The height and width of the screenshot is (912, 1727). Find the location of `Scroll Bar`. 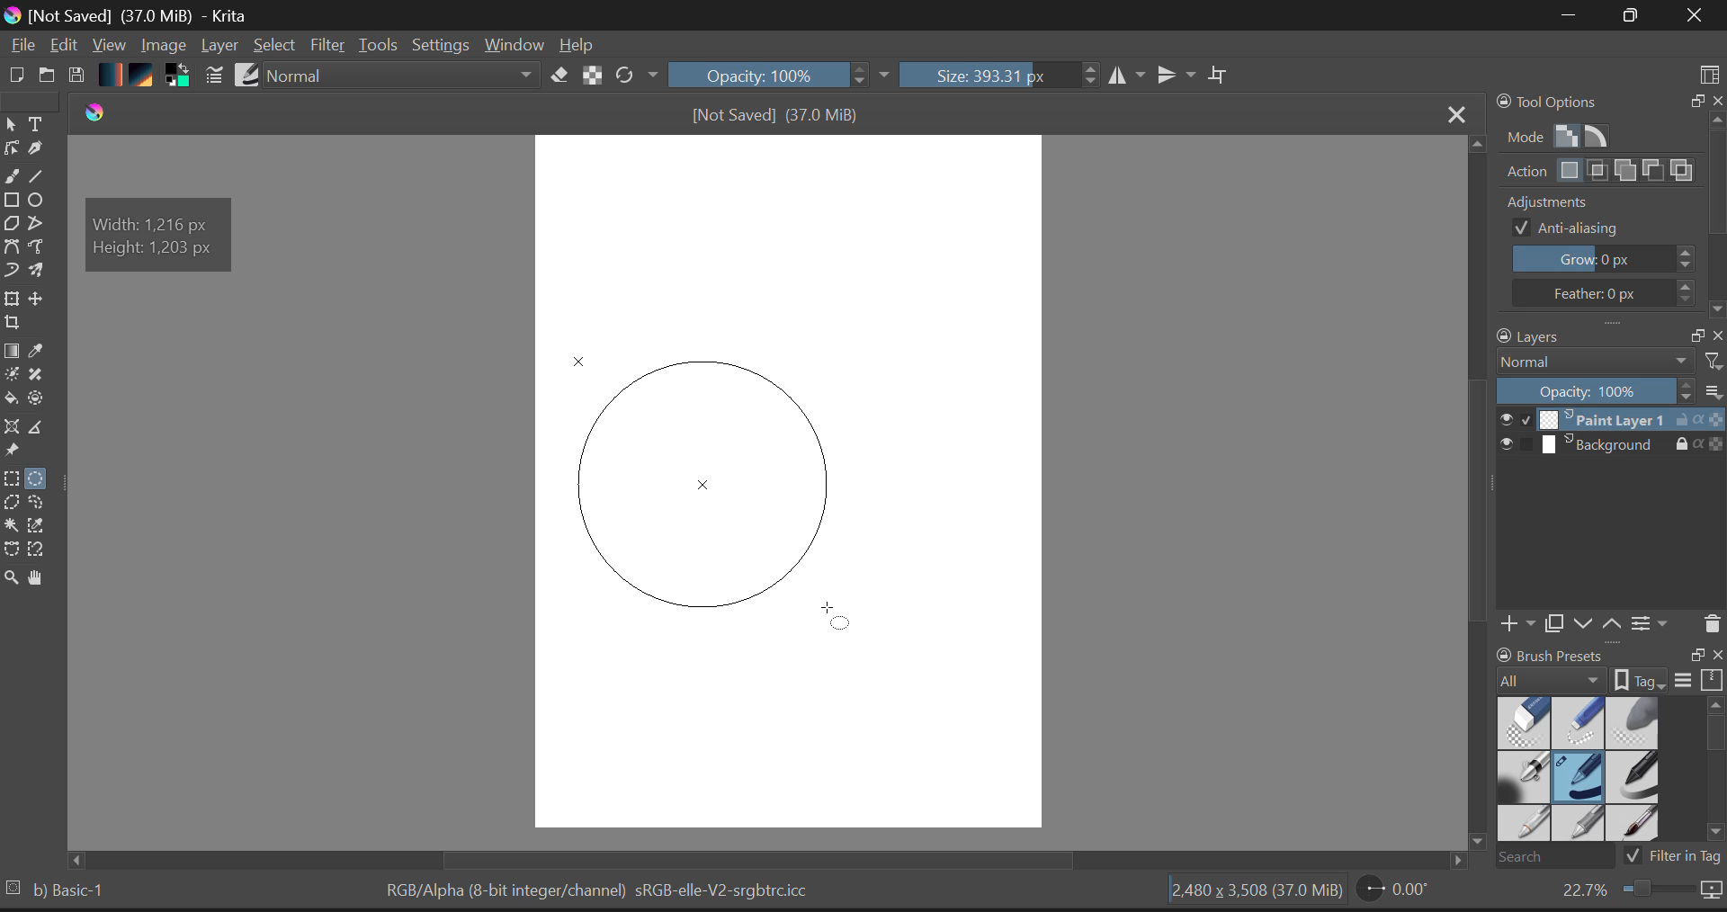

Scroll Bar is located at coordinates (1474, 502).